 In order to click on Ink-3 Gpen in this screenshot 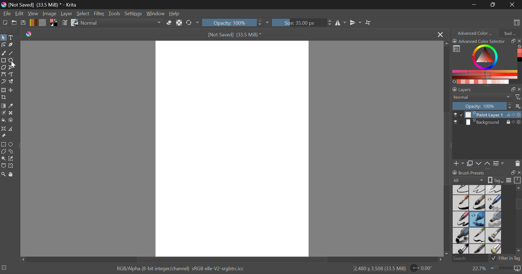, I will do `click(478, 190)`.